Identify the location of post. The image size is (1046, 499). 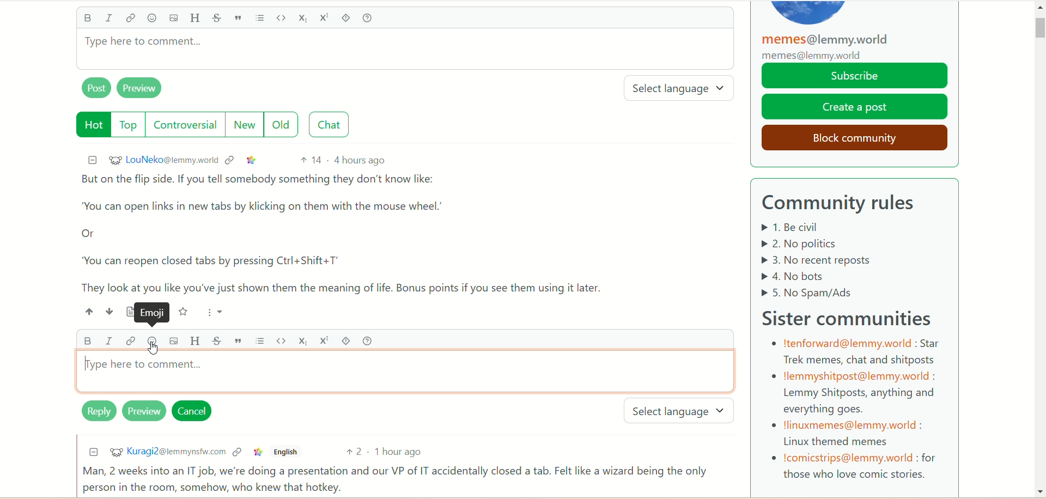
(93, 89).